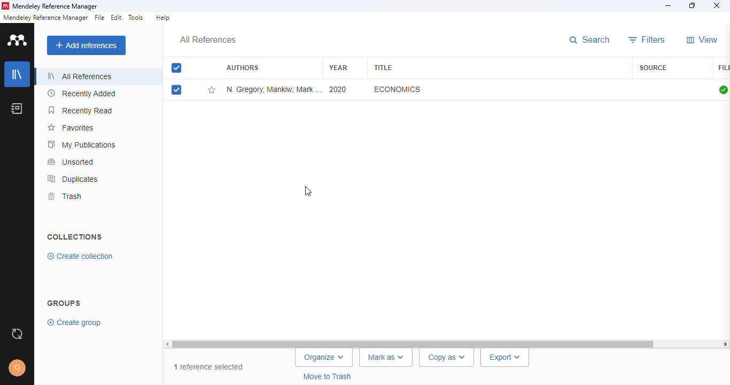  Describe the element at coordinates (5, 6) in the screenshot. I see `logo` at that location.